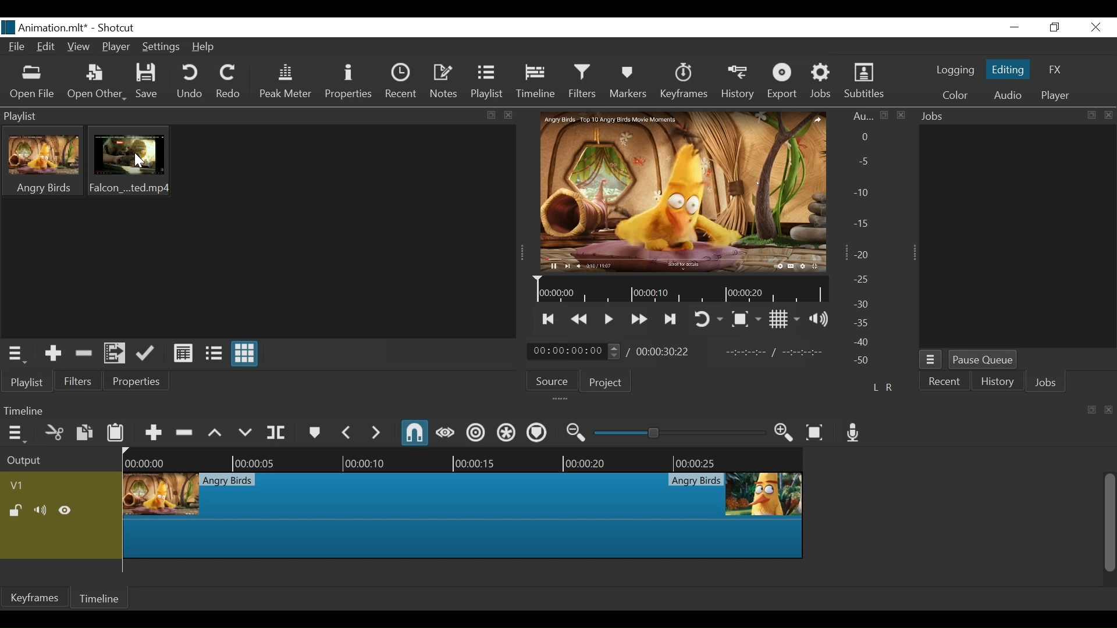  Describe the element at coordinates (821, 83) in the screenshot. I see `Jobs` at that location.